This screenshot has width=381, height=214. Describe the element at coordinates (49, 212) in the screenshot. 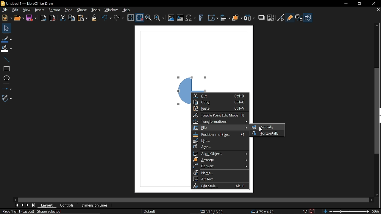

I see `shape selected` at that location.